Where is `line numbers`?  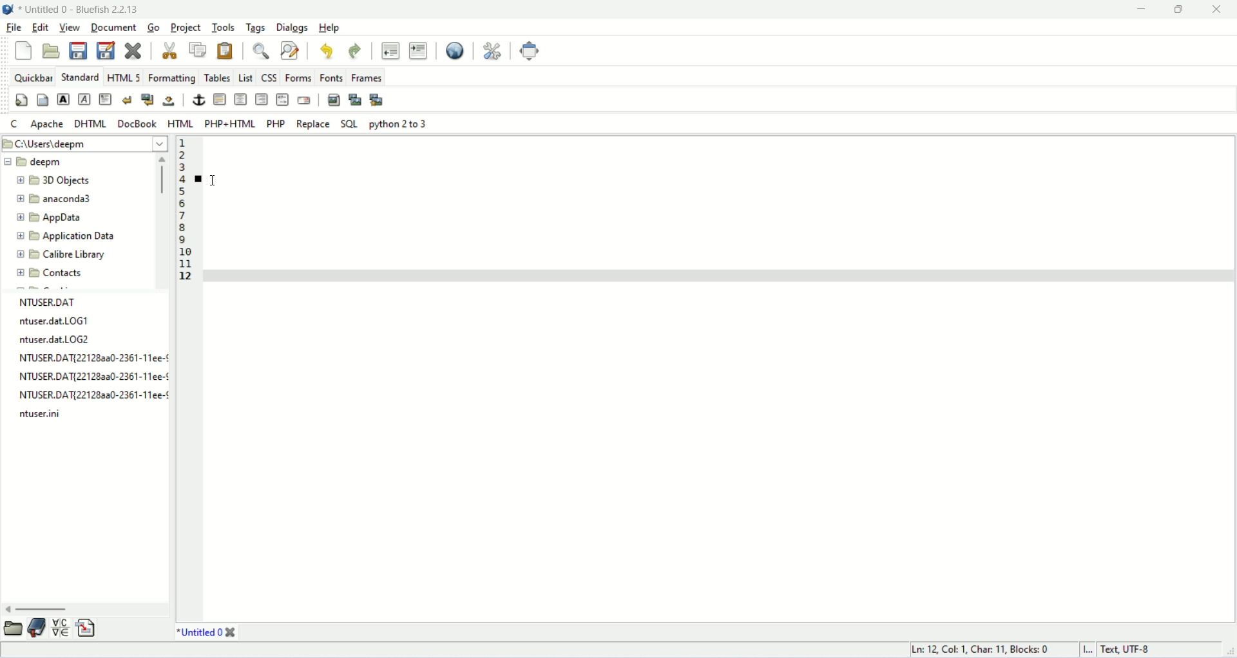 line numbers is located at coordinates (181, 211).